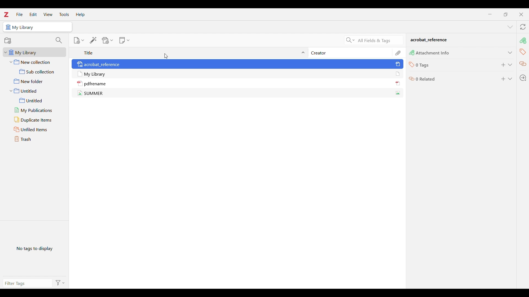 Image resolution: width=529 pixels, height=297 pixels. Describe the element at coordinates (24, 28) in the screenshot. I see `My Library` at that location.